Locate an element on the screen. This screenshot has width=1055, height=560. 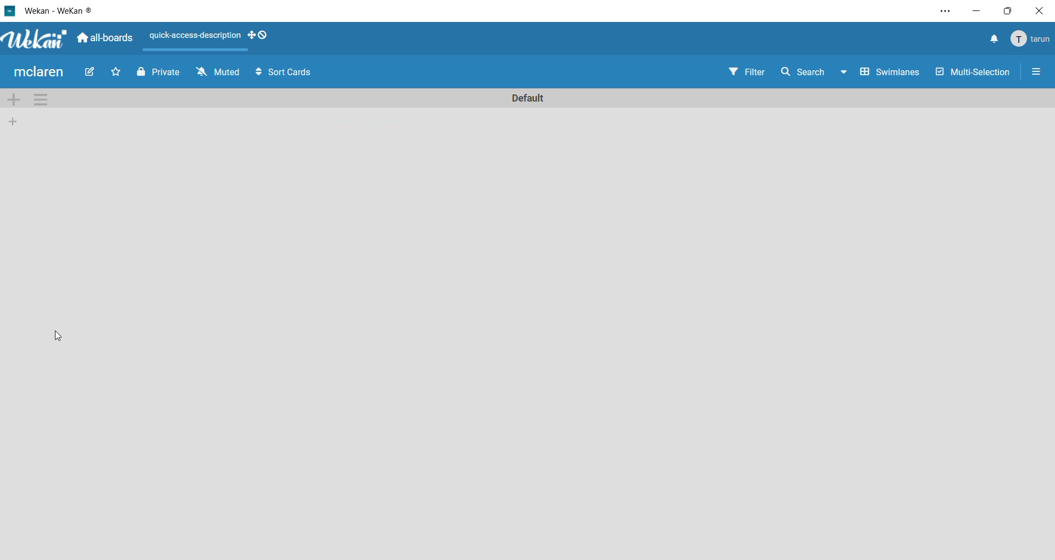
maximize is located at coordinates (1008, 11).